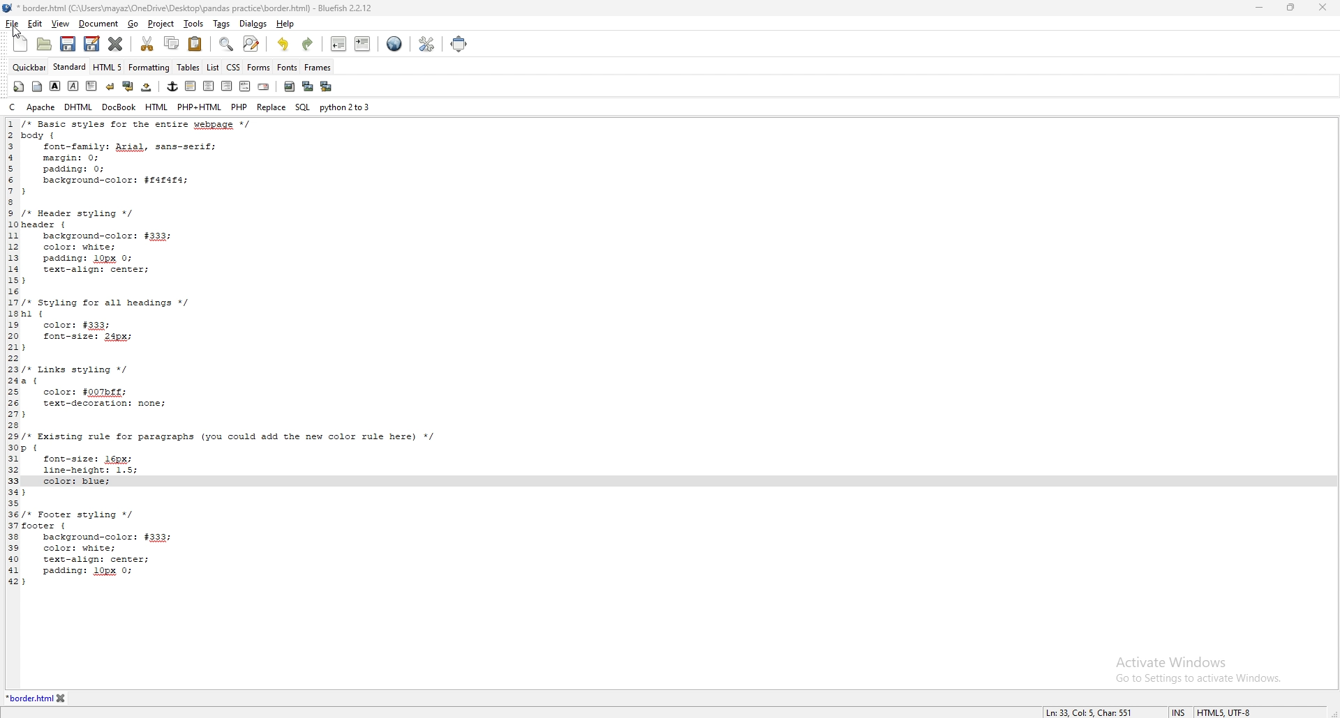  I want to click on project, so click(162, 24).